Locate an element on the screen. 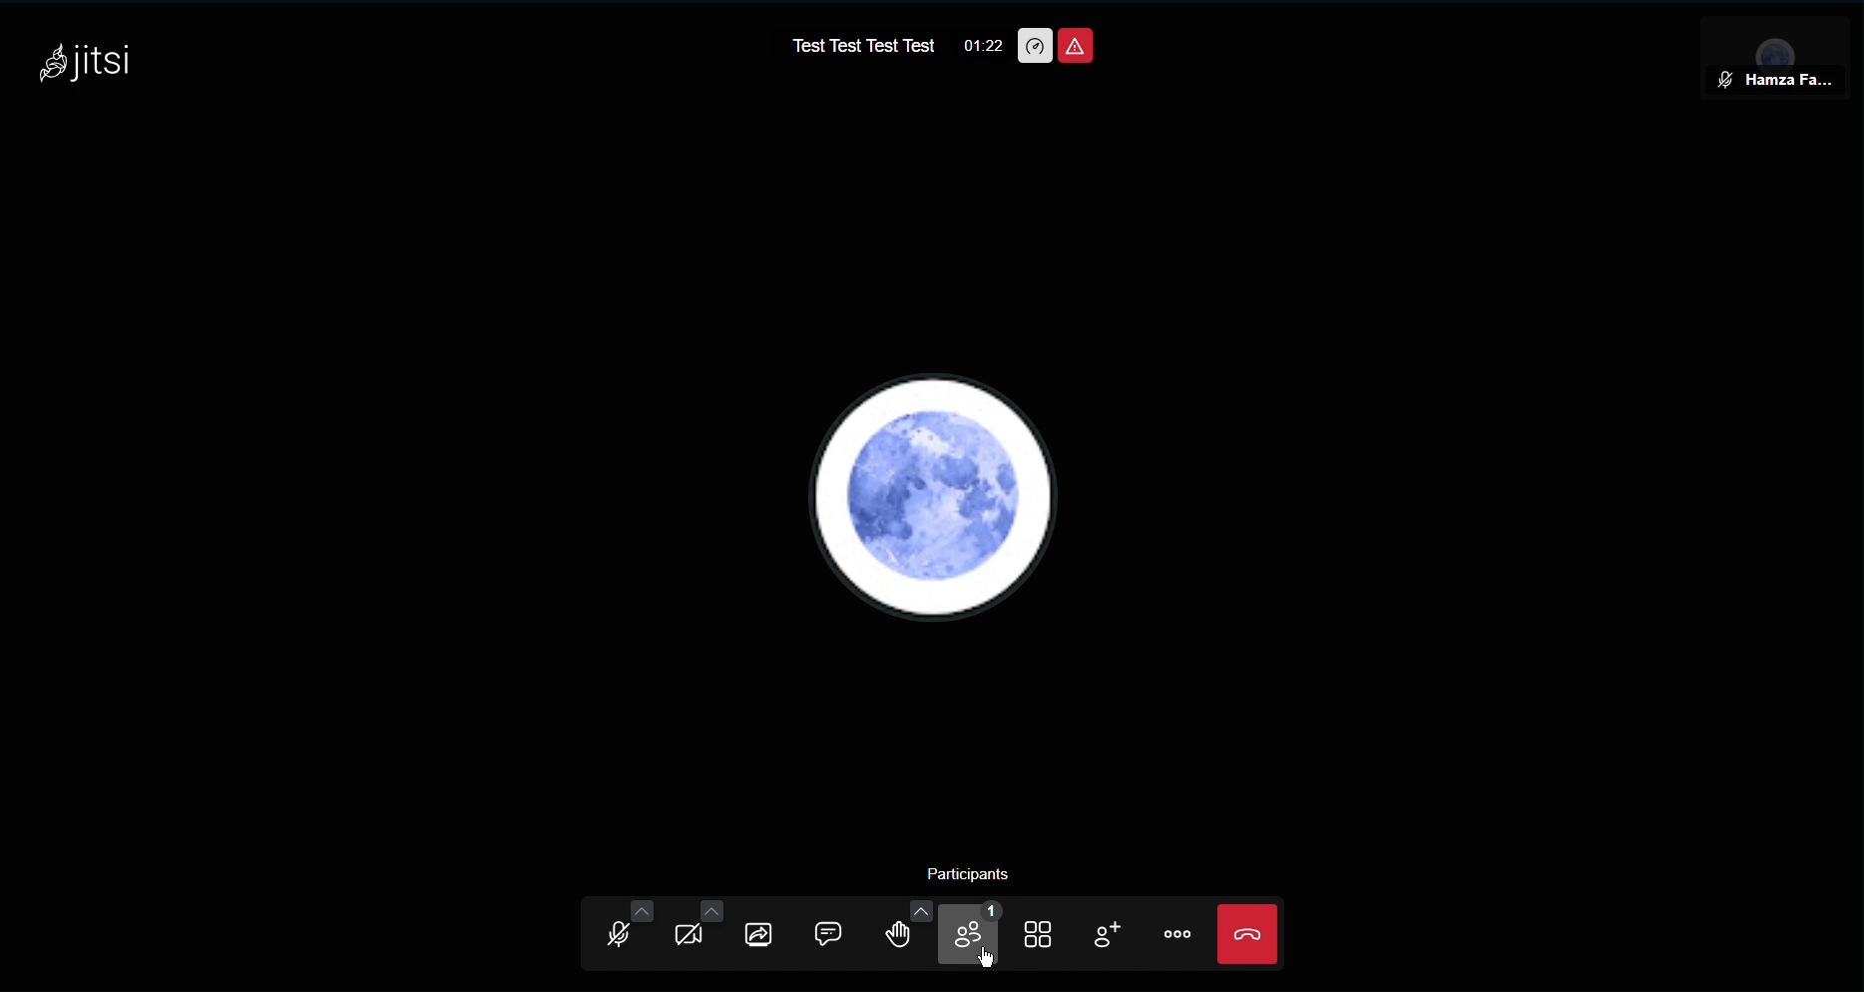 The image size is (1864, 992). Raise Hand is located at coordinates (912, 934).